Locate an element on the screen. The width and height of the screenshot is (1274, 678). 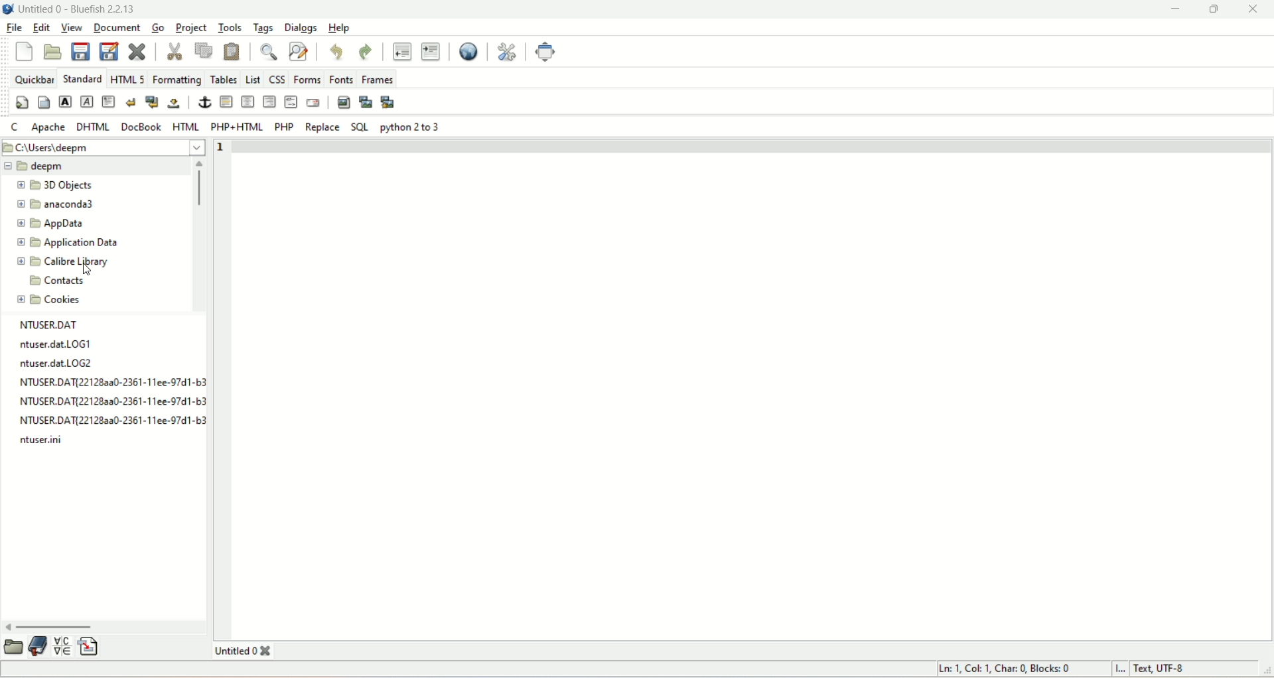
paragraph is located at coordinates (109, 101).